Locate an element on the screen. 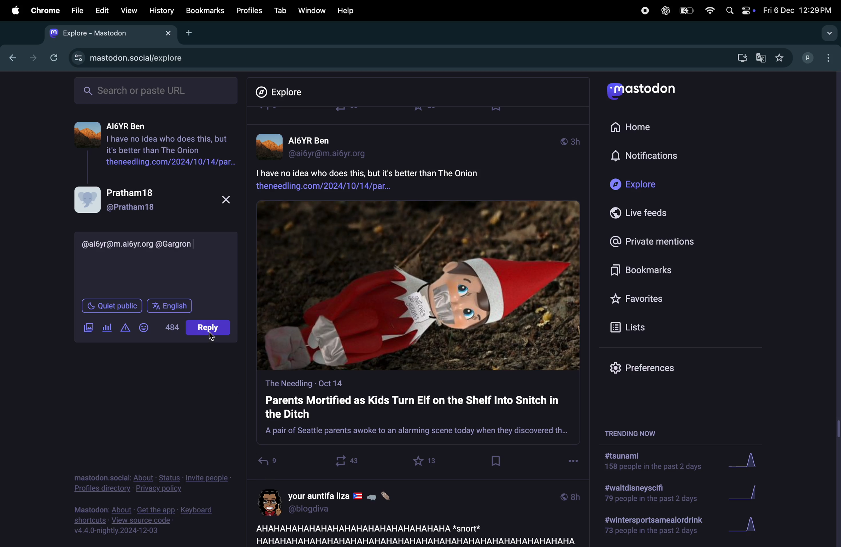 This screenshot has width=841, height=547. Favourites is located at coordinates (639, 298).